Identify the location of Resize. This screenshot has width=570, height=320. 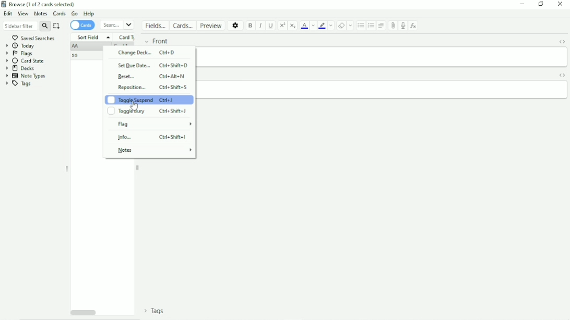
(138, 168).